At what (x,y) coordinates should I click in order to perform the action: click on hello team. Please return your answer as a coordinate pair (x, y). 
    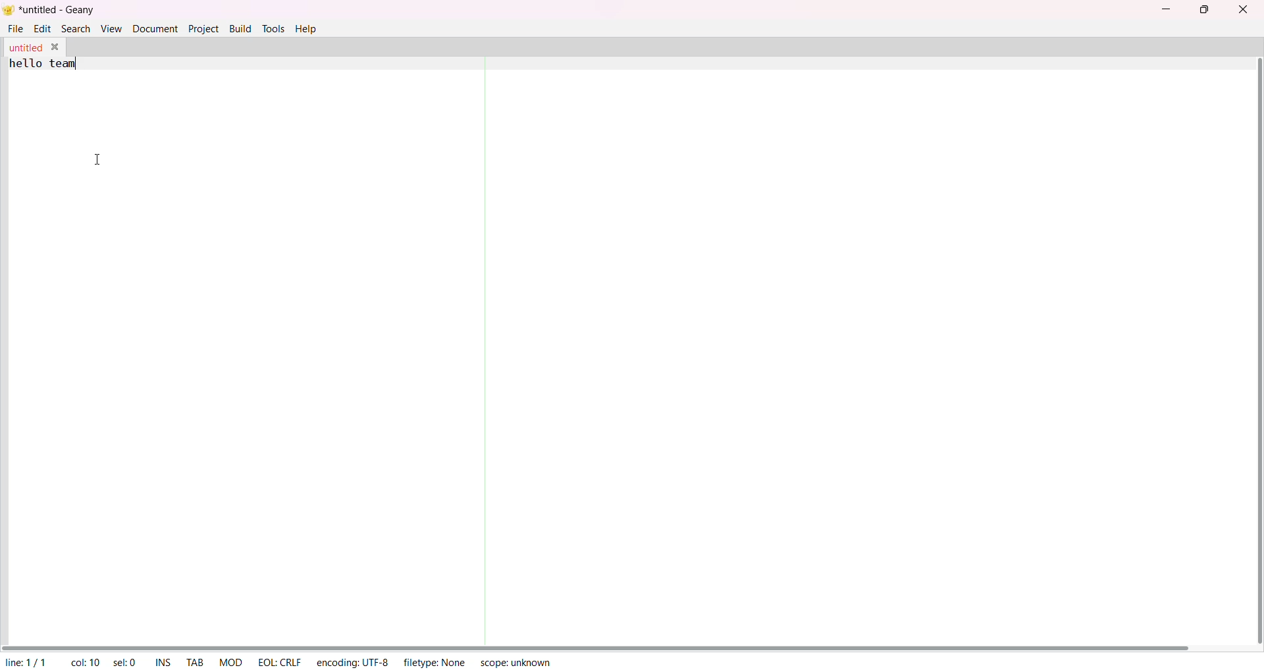
    Looking at the image, I should click on (43, 64).